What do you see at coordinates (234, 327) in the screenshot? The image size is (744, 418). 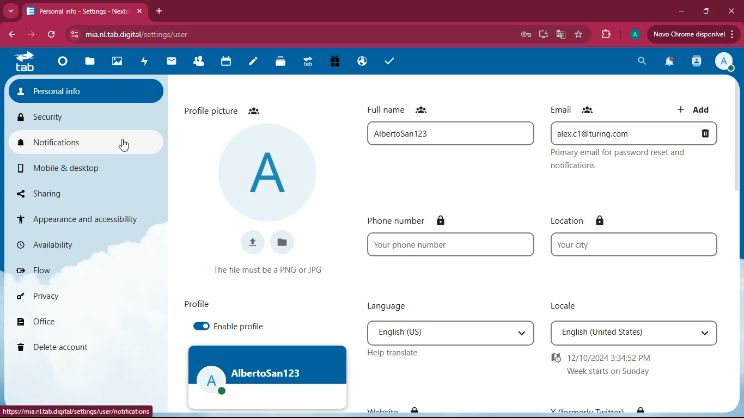 I see `enable` at bounding box center [234, 327].